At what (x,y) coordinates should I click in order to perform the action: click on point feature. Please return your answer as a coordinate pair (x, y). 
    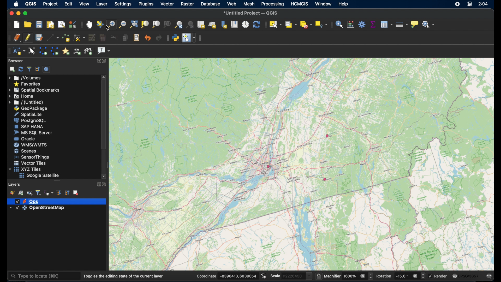
    Looking at the image, I should click on (269, 166).